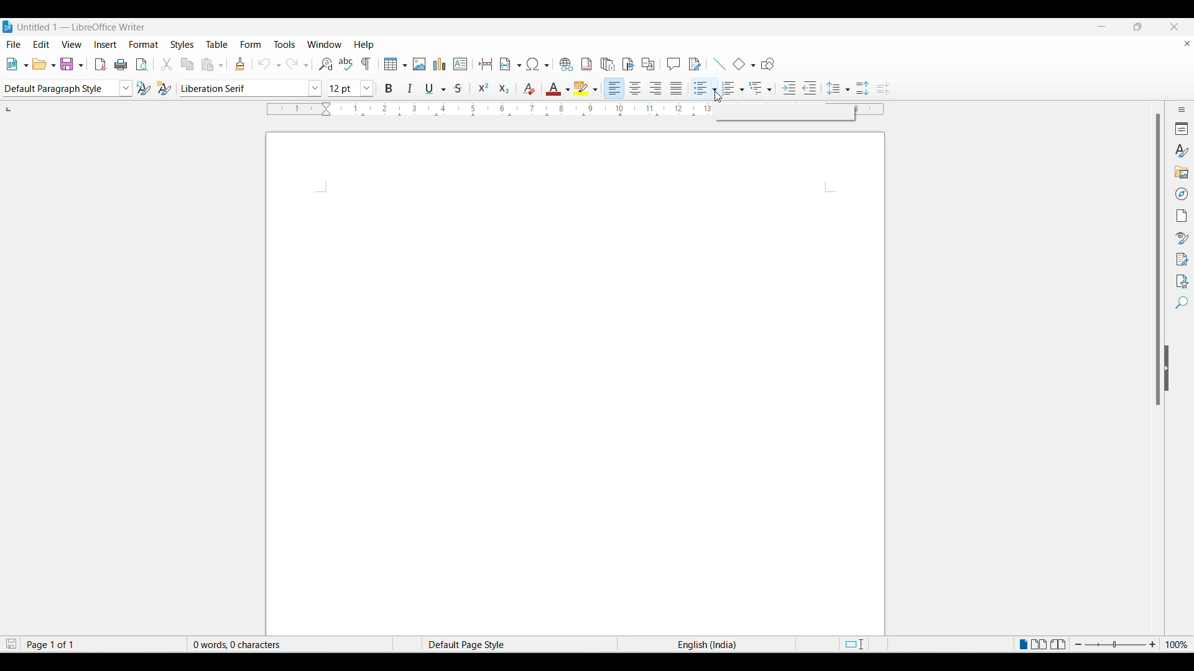 Image resolution: width=1194 pixels, height=671 pixels. What do you see at coordinates (462, 88) in the screenshot?
I see `strike though` at bounding box center [462, 88].